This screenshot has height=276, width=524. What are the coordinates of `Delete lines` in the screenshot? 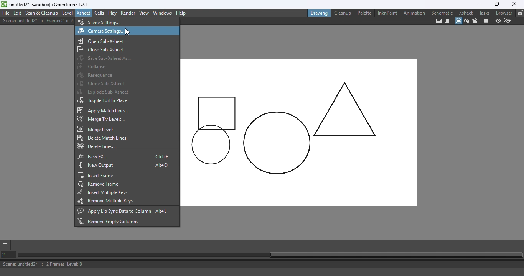 It's located at (99, 147).